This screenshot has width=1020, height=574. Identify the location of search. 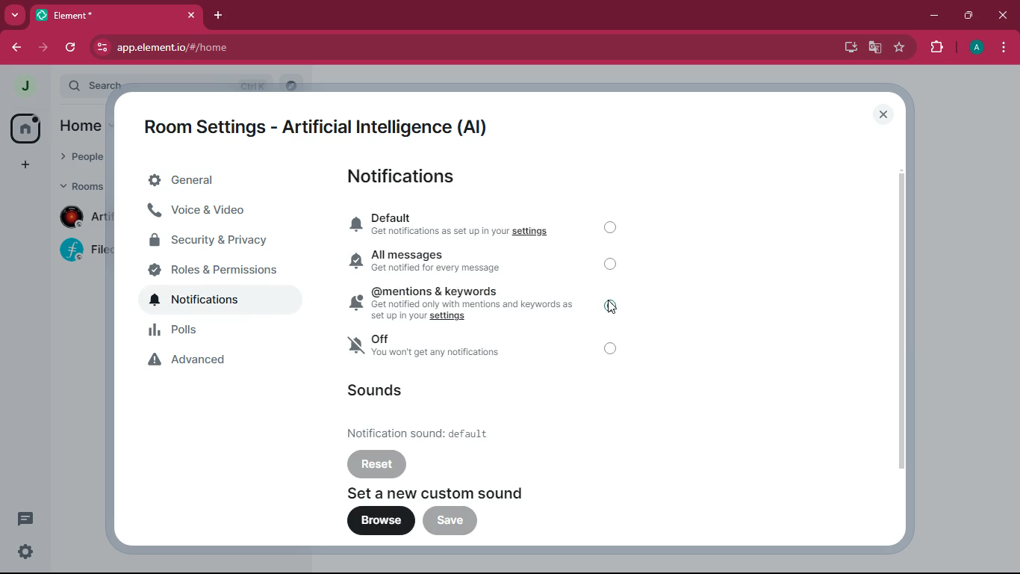
(293, 85).